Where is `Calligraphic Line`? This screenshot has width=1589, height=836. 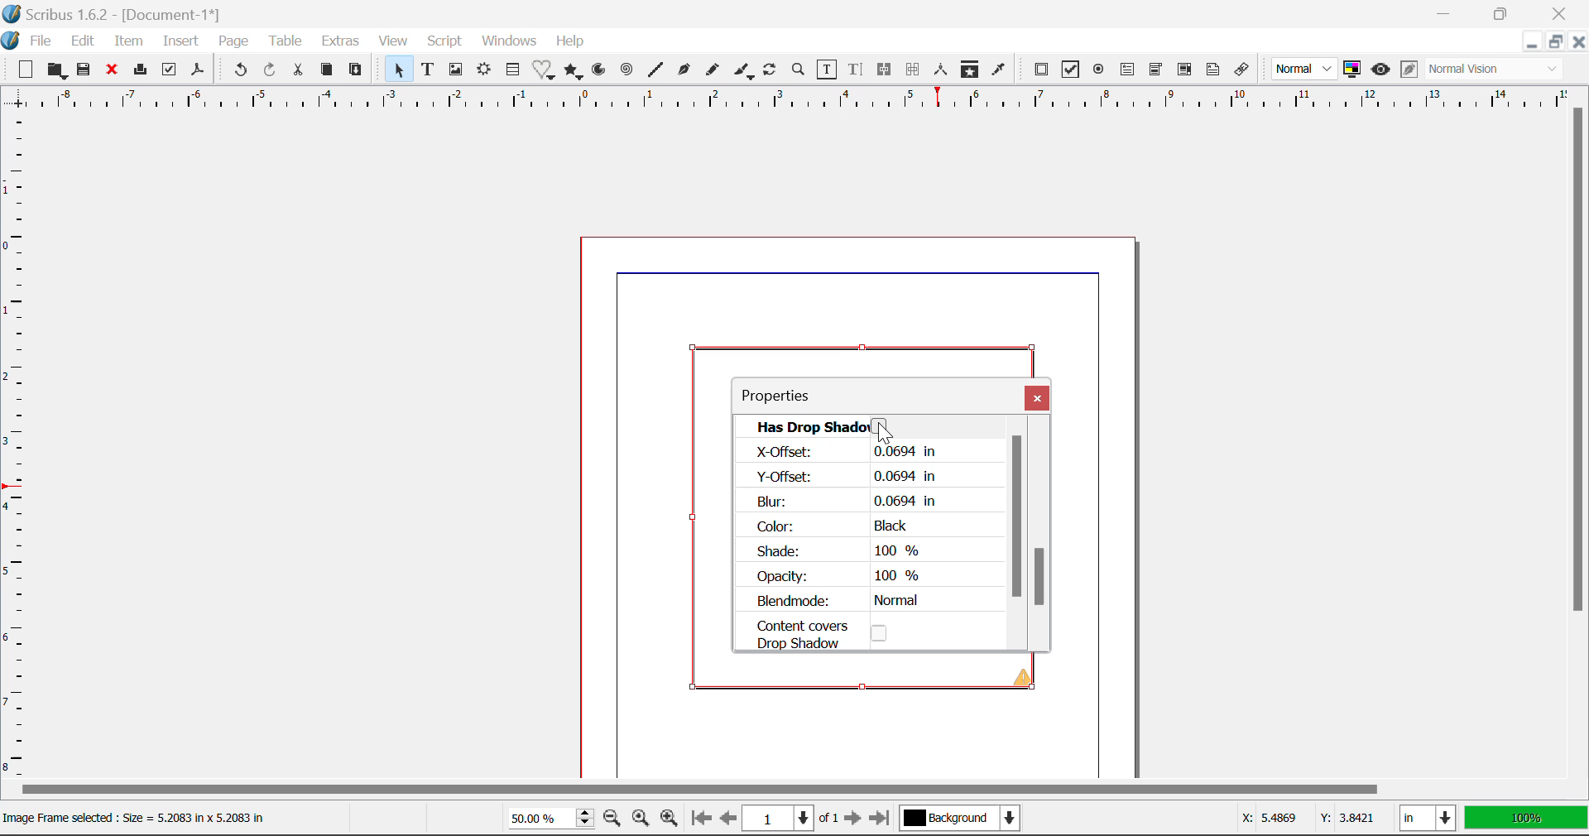
Calligraphic Line is located at coordinates (745, 73).